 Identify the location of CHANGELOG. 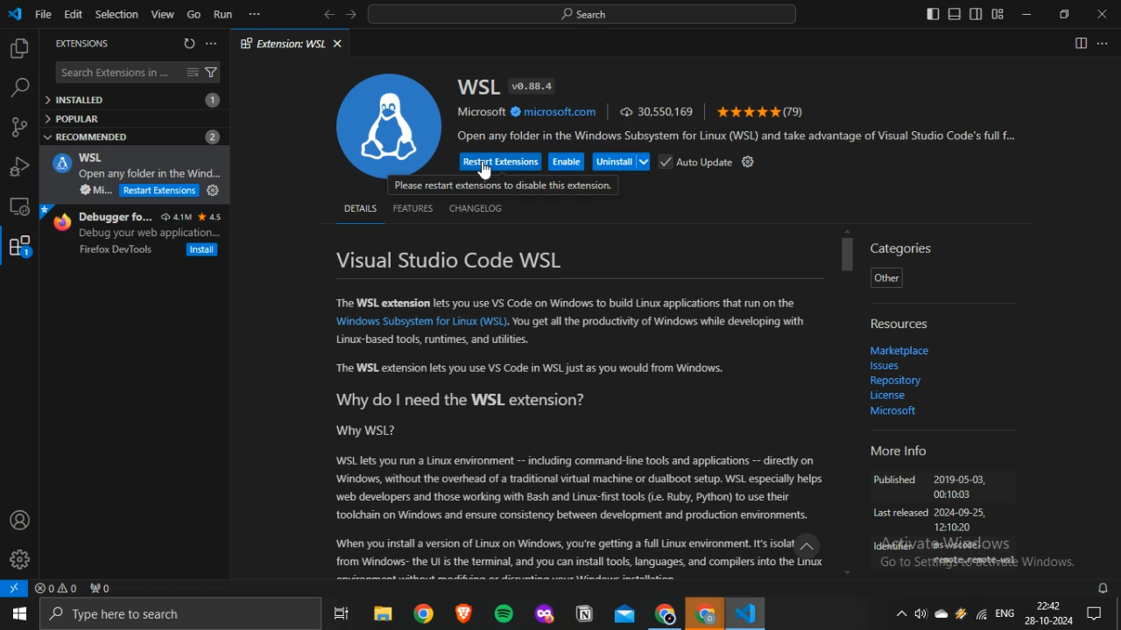
(476, 208).